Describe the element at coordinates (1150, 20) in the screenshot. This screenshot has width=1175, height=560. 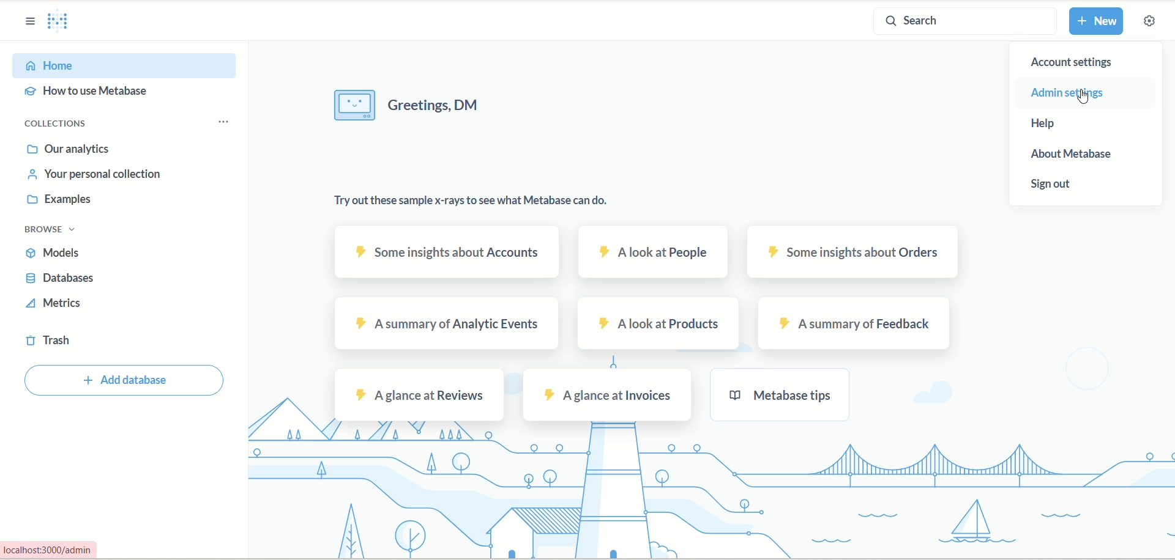
I see `settings` at that location.